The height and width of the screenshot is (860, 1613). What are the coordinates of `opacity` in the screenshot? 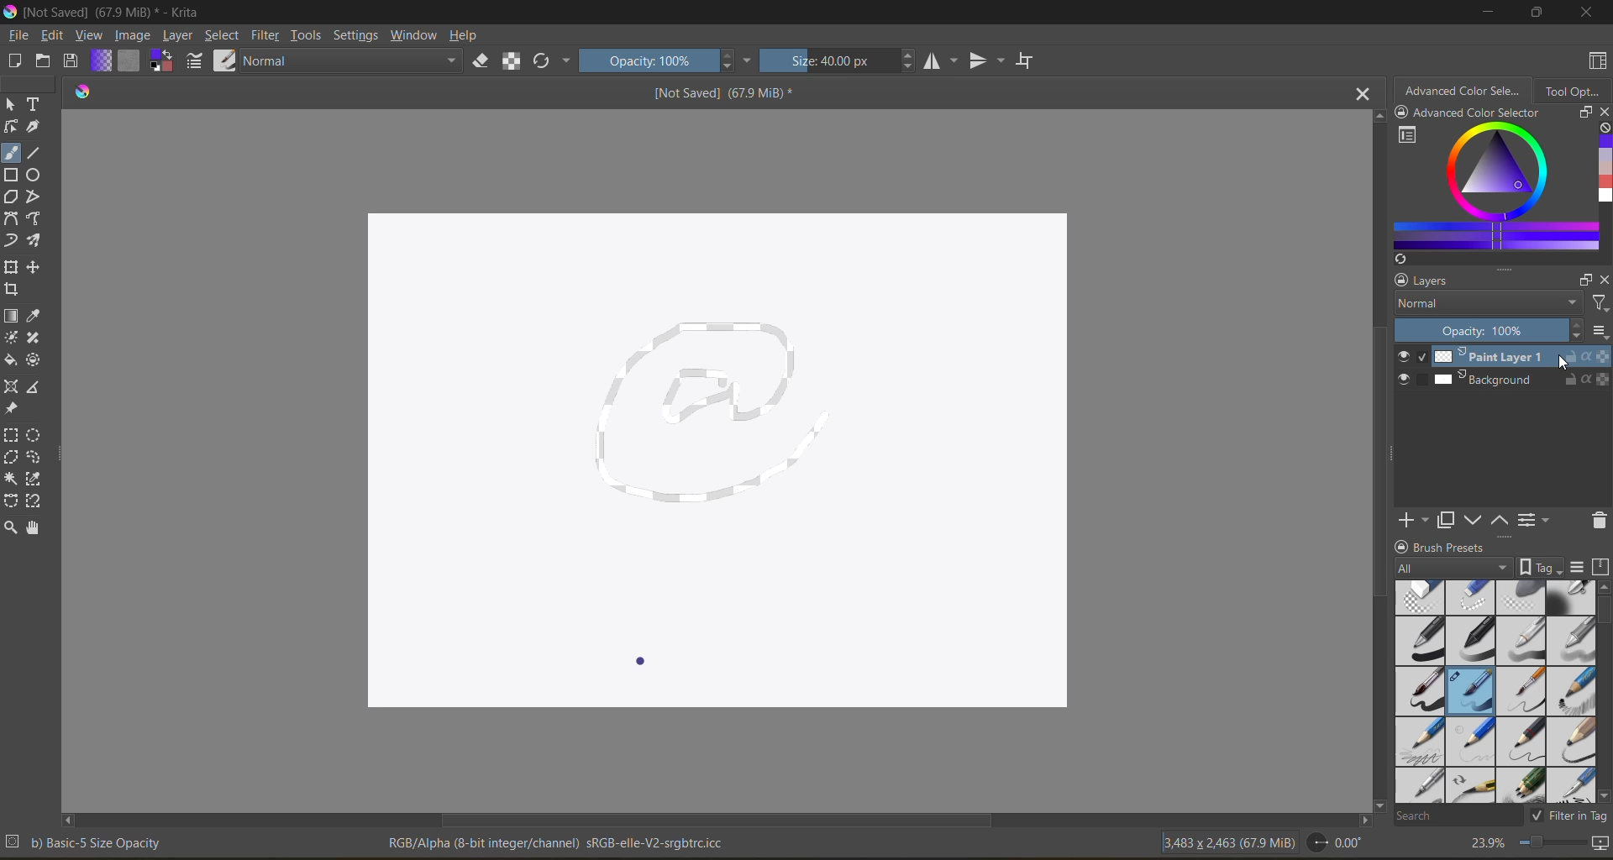 It's located at (1491, 329).